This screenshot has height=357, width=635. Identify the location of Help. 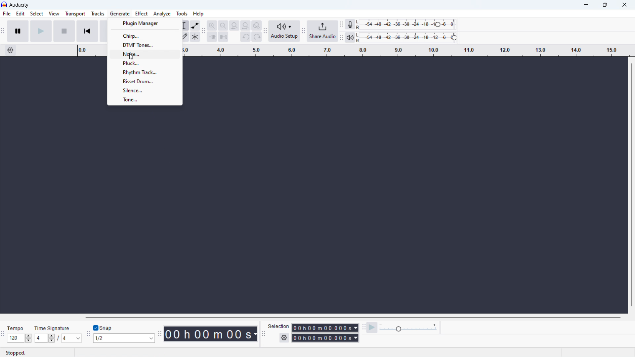
(200, 14).